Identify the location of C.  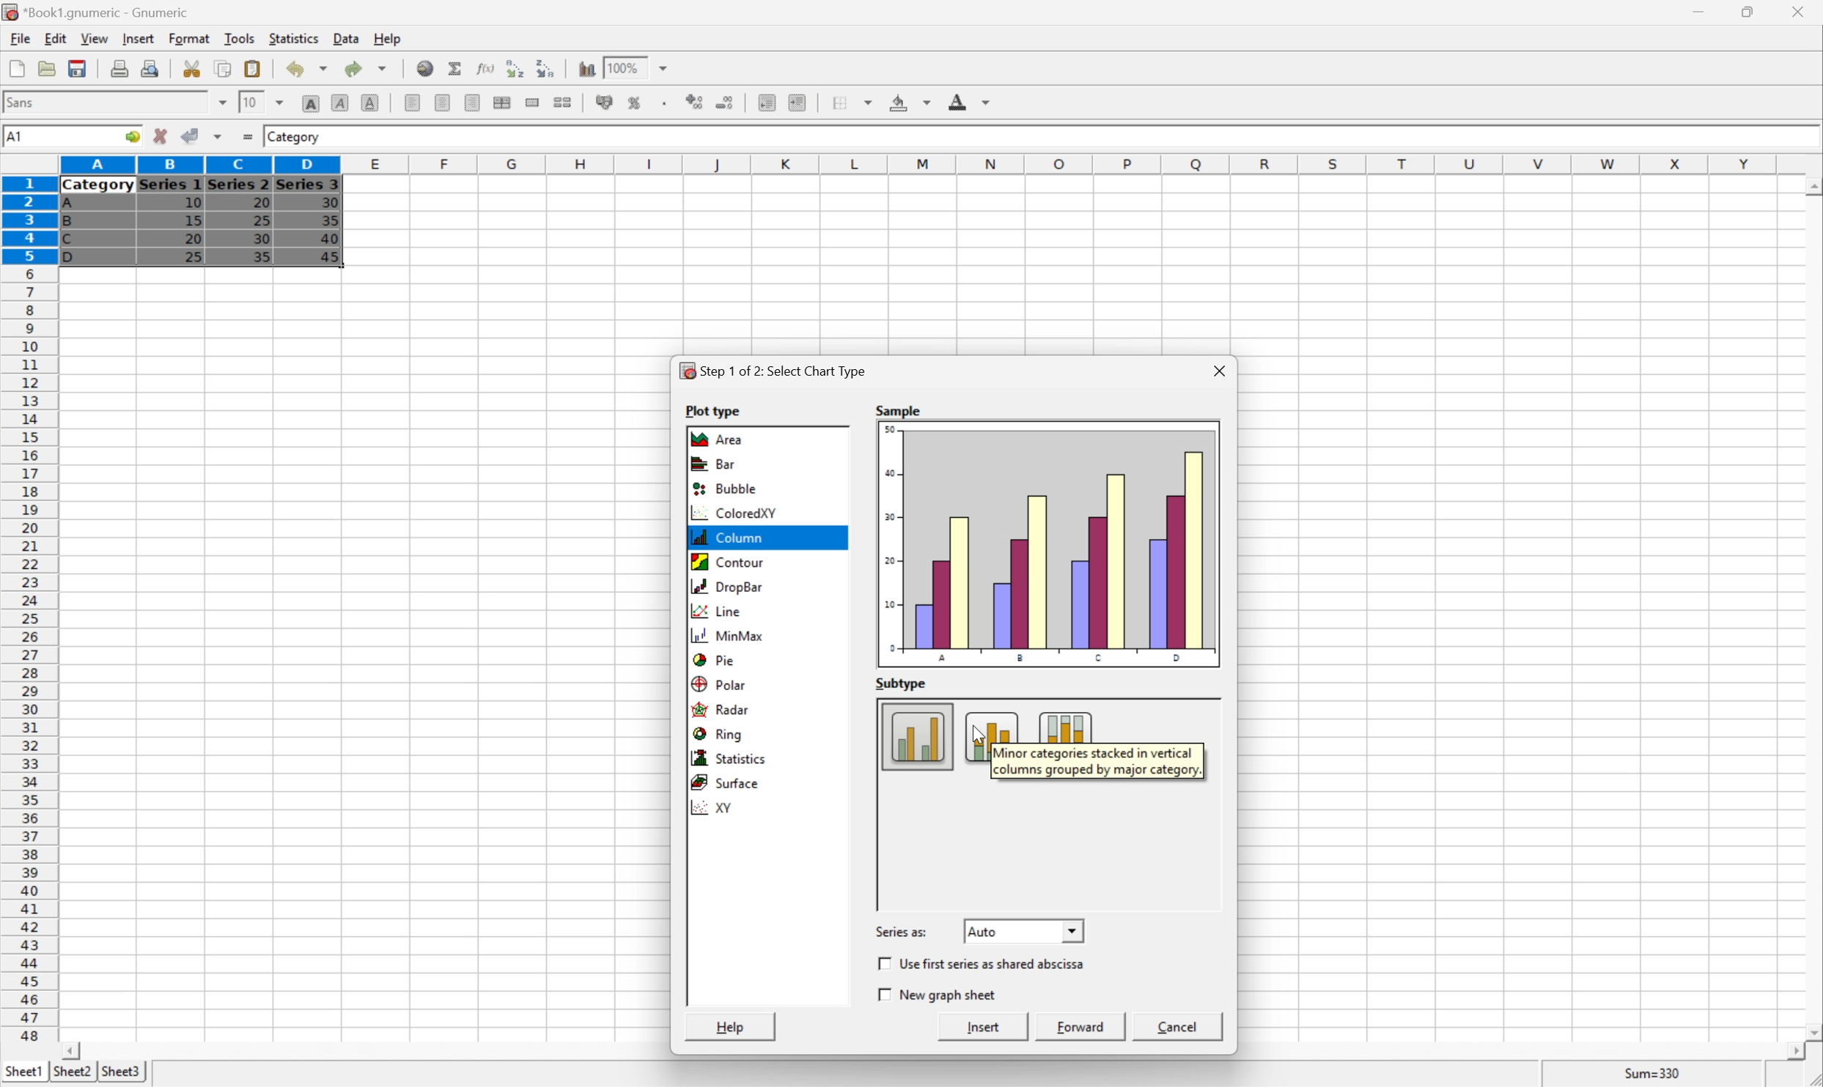
(67, 240).